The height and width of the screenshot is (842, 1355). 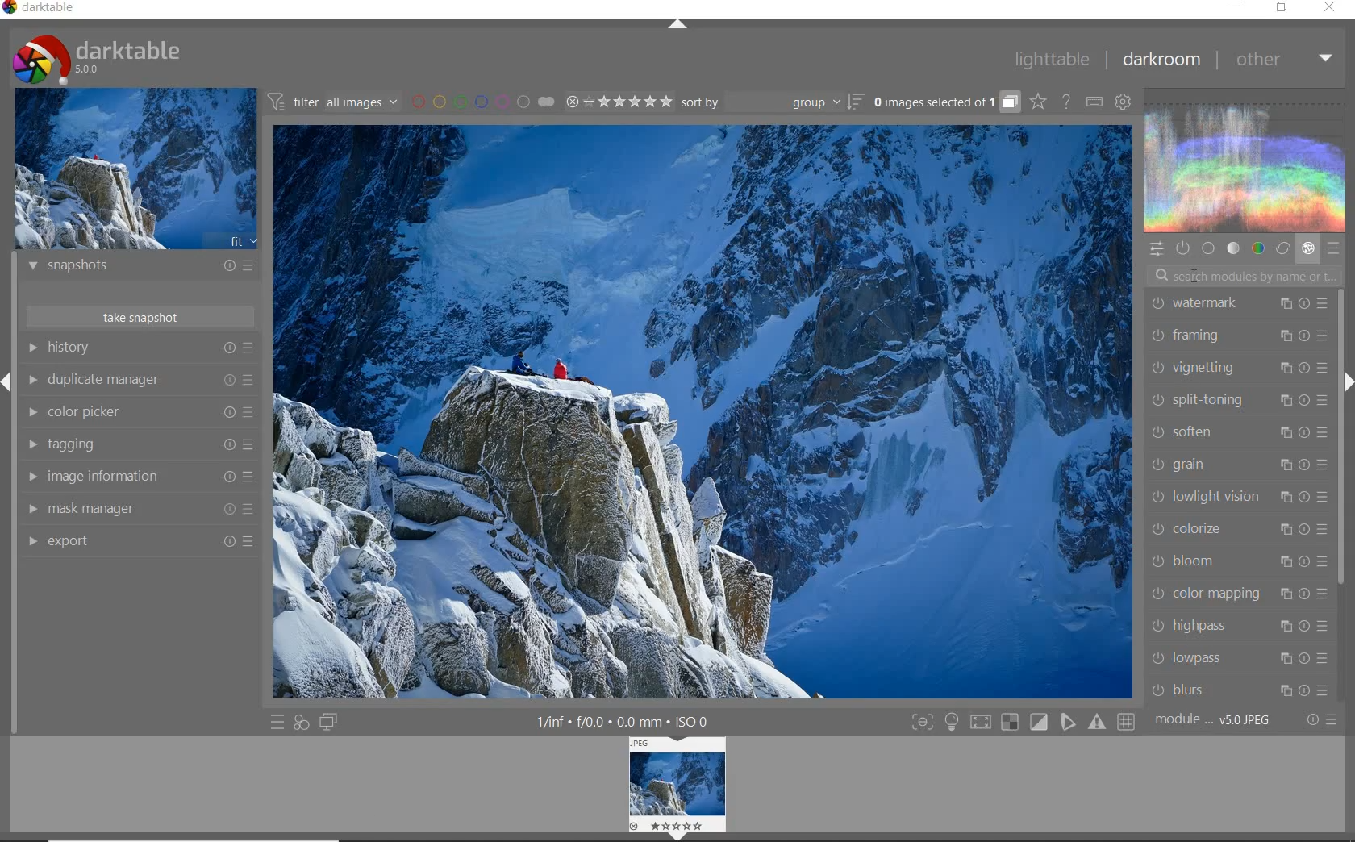 What do you see at coordinates (1232, 248) in the screenshot?
I see `tone` at bounding box center [1232, 248].